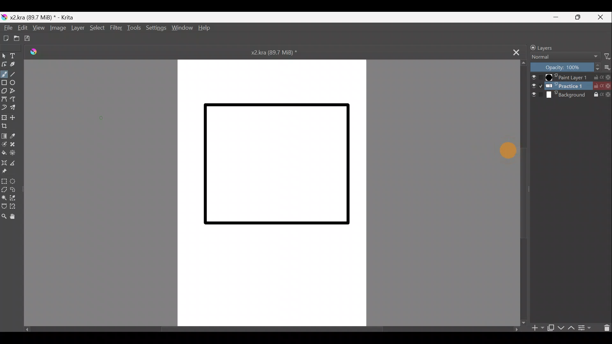 This screenshot has height=344, width=612. Describe the element at coordinates (5, 74) in the screenshot. I see `Freehand brush tool` at that location.